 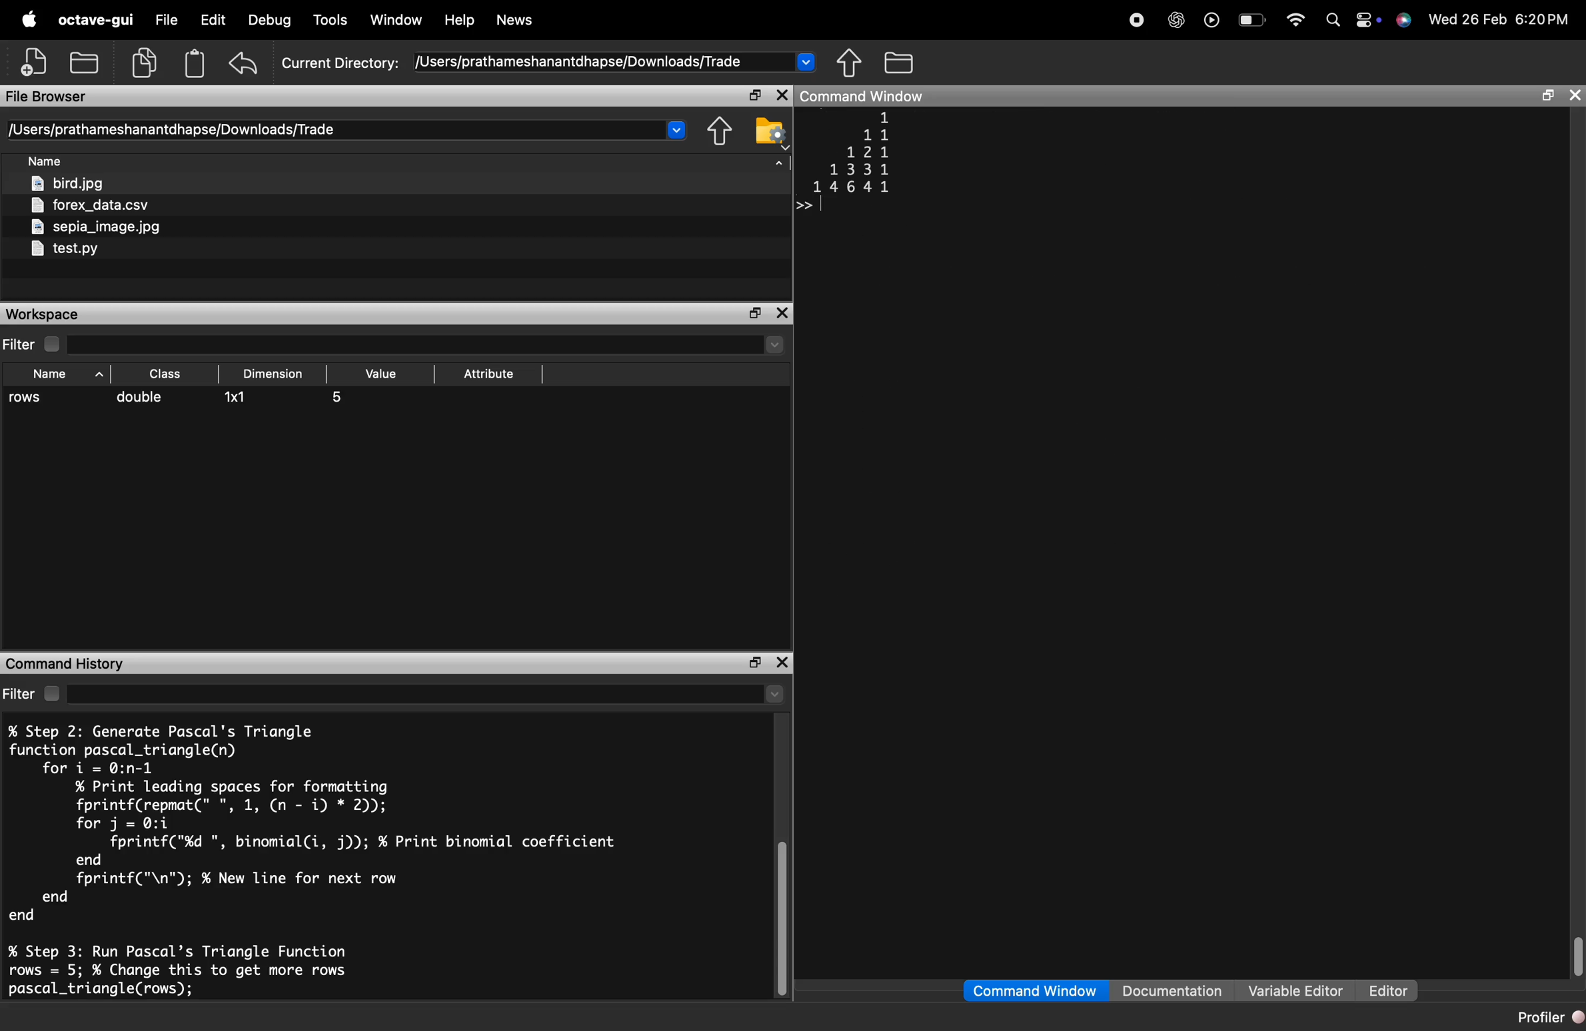 What do you see at coordinates (270, 20) in the screenshot?
I see `Debug` at bounding box center [270, 20].